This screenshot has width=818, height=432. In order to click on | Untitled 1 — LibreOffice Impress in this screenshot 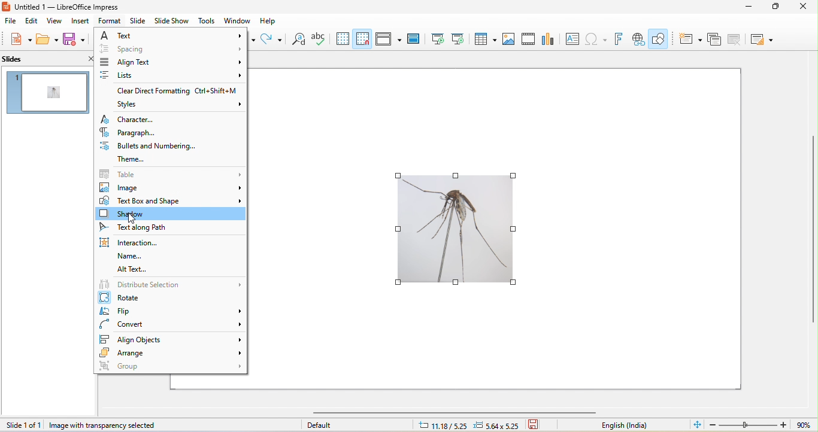, I will do `click(67, 7)`.